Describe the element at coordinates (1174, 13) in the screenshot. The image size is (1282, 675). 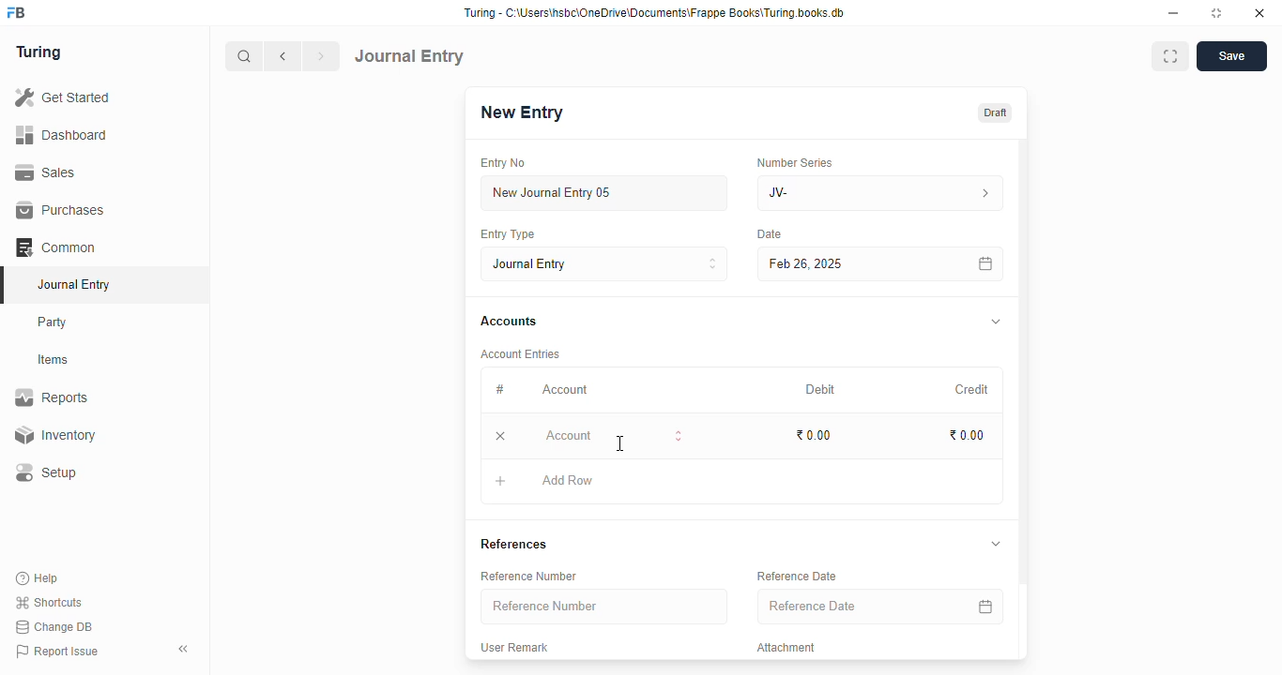
I see `minimize` at that location.